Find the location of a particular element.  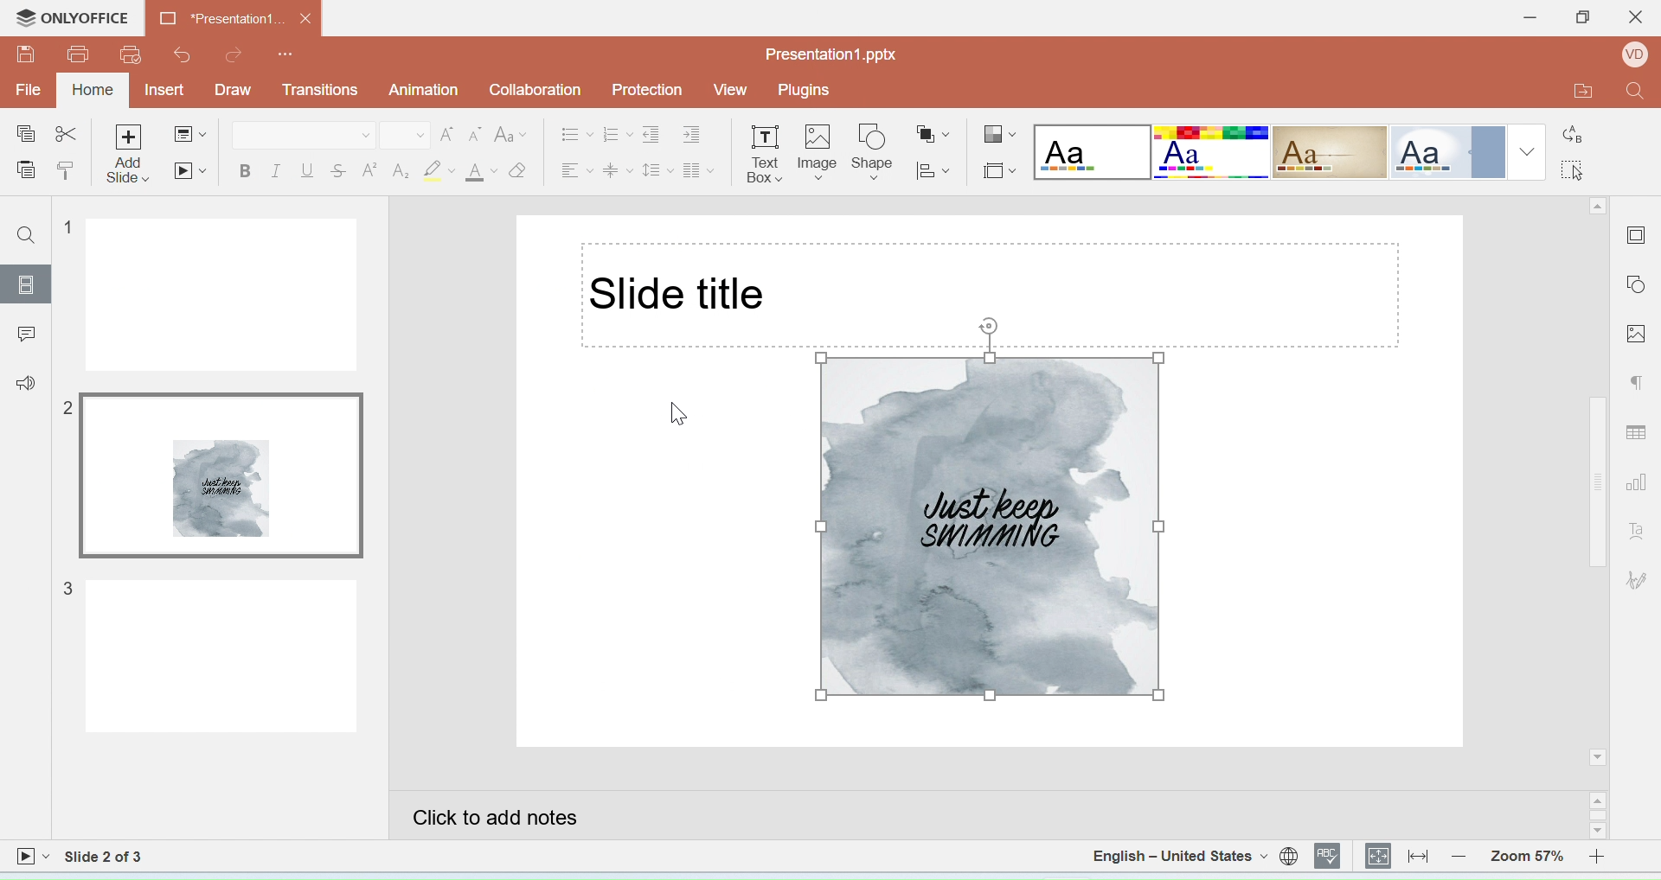

Align shape is located at coordinates (935, 169).